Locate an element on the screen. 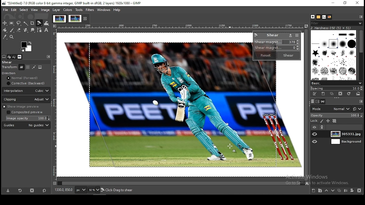  minimize is located at coordinates (332, 3).